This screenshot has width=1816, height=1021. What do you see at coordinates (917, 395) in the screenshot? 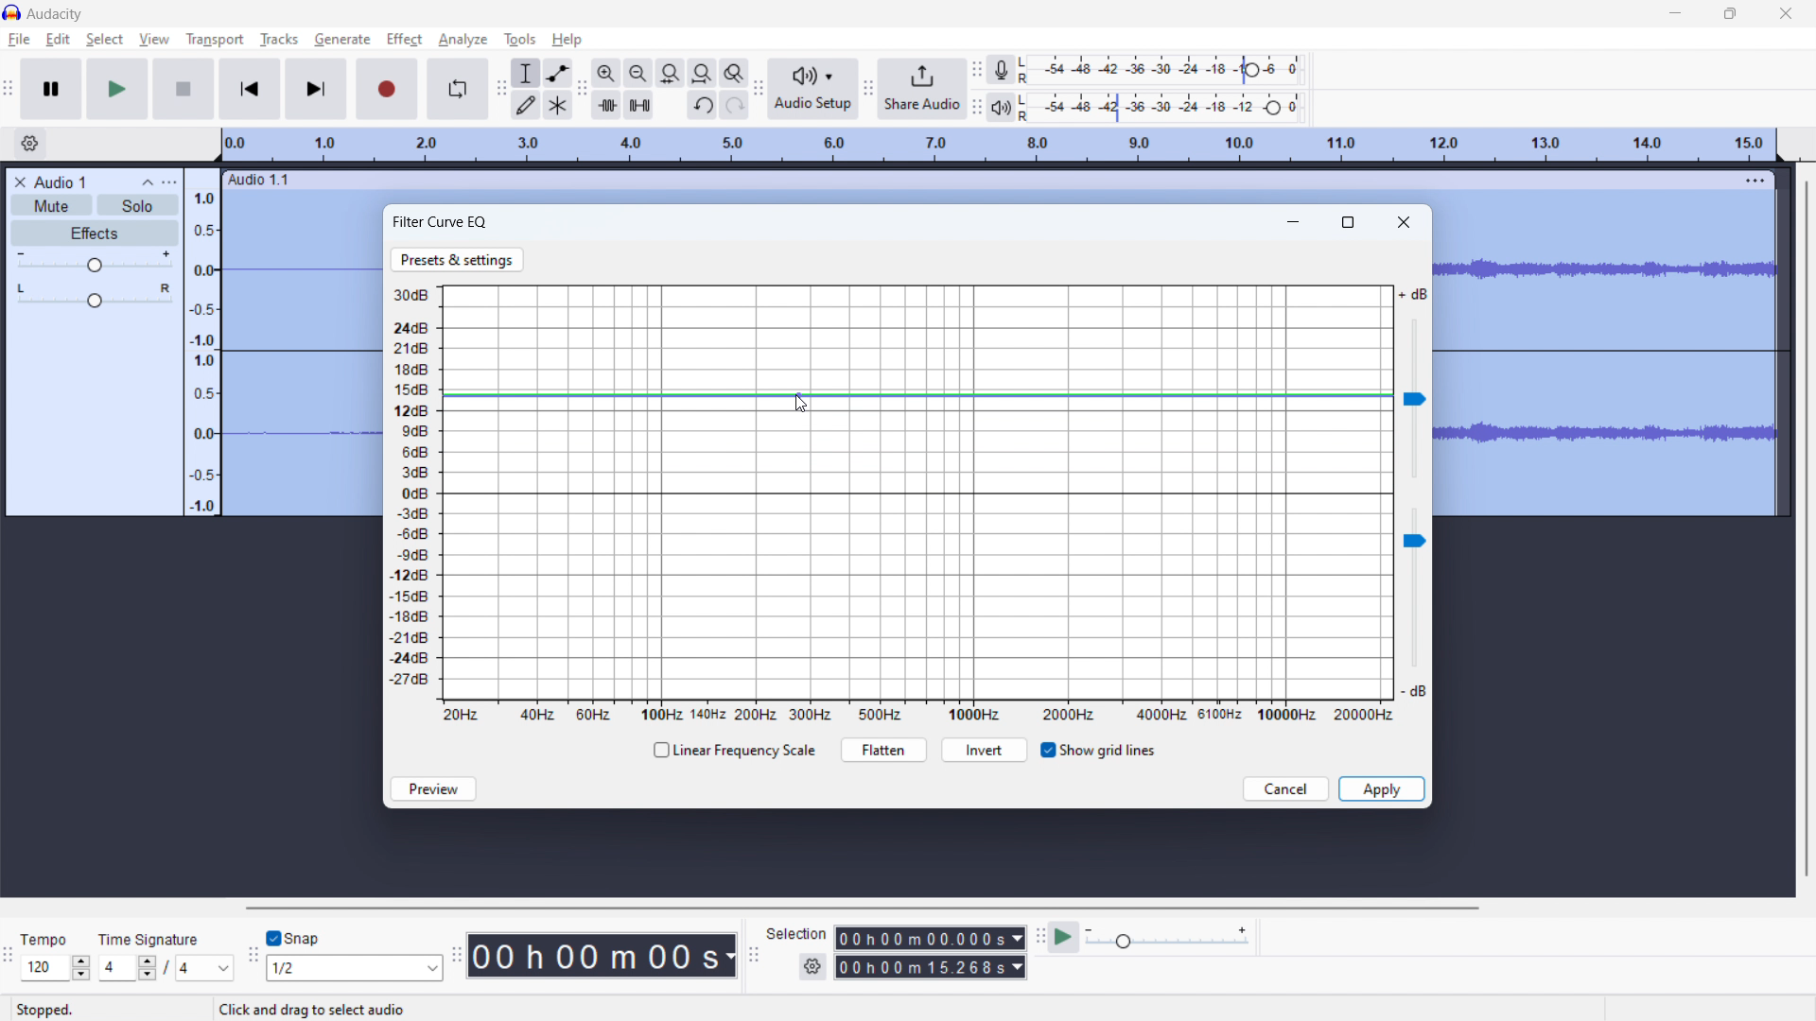
I see `EQ line moved` at bounding box center [917, 395].